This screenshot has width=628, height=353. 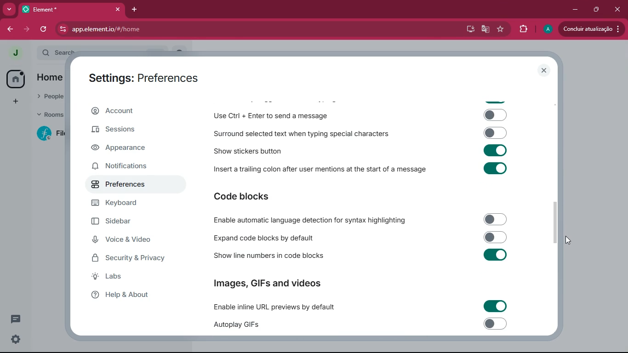 I want to click on Show line numbers in code blocks, so click(x=359, y=256).